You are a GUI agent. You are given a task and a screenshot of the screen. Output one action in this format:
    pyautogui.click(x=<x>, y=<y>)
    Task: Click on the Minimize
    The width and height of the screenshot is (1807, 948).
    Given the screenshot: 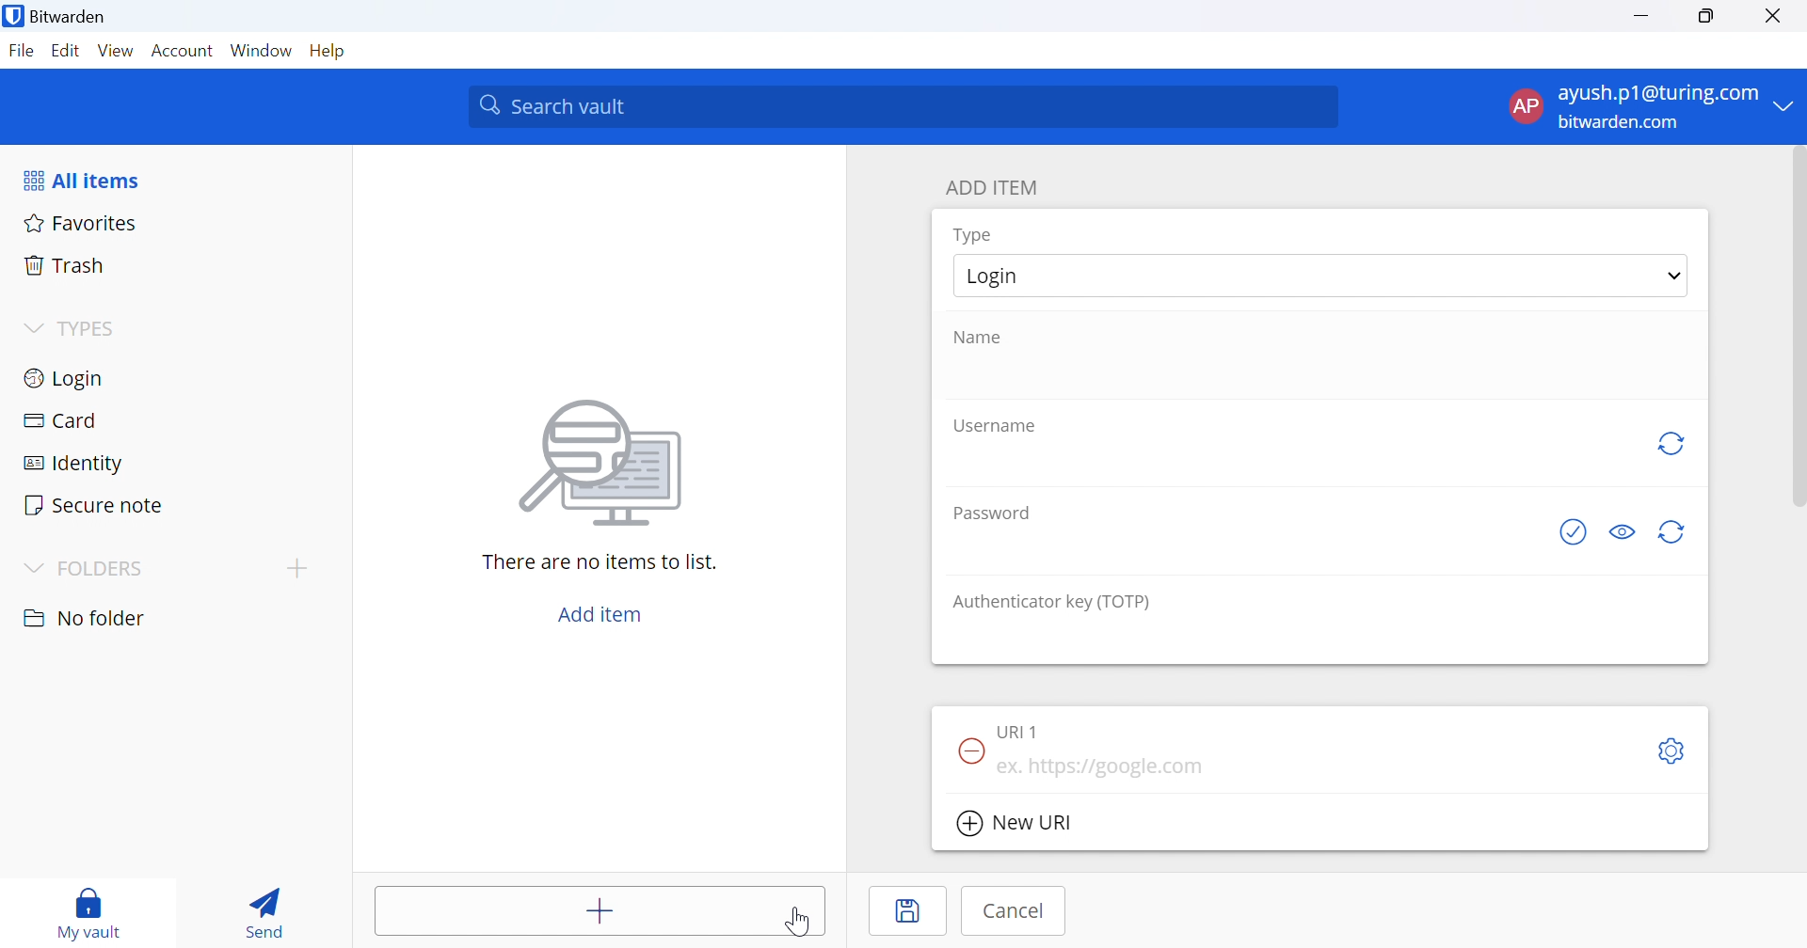 What is the action you would take?
    pyautogui.click(x=1640, y=18)
    